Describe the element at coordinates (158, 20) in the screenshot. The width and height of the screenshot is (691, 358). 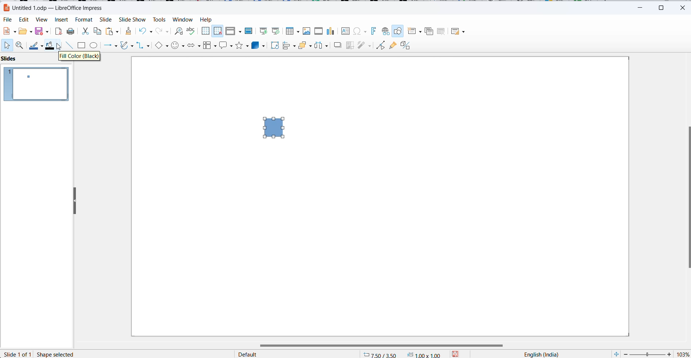
I see `Tools` at that location.